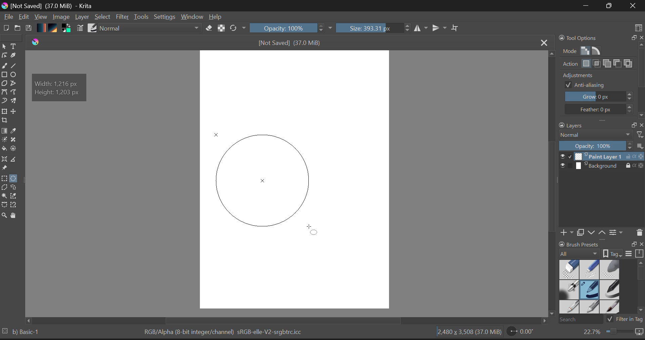 The width and height of the screenshot is (645, 340). I want to click on Filter, so click(123, 17).